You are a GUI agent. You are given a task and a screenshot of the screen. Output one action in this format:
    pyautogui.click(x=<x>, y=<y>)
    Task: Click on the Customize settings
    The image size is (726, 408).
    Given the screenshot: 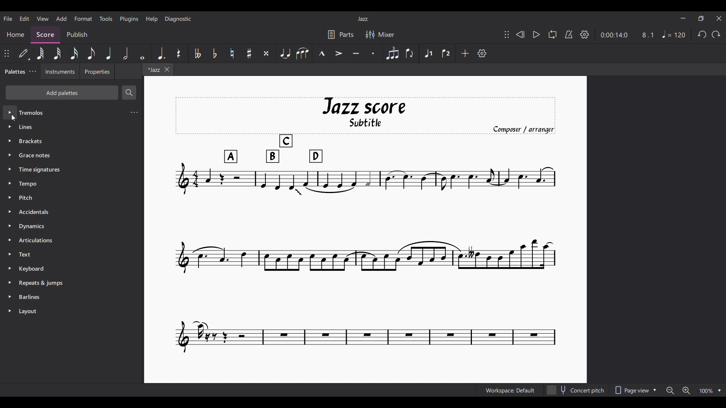 What is the action you would take?
    pyautogui.click(x=482, y=53)
    